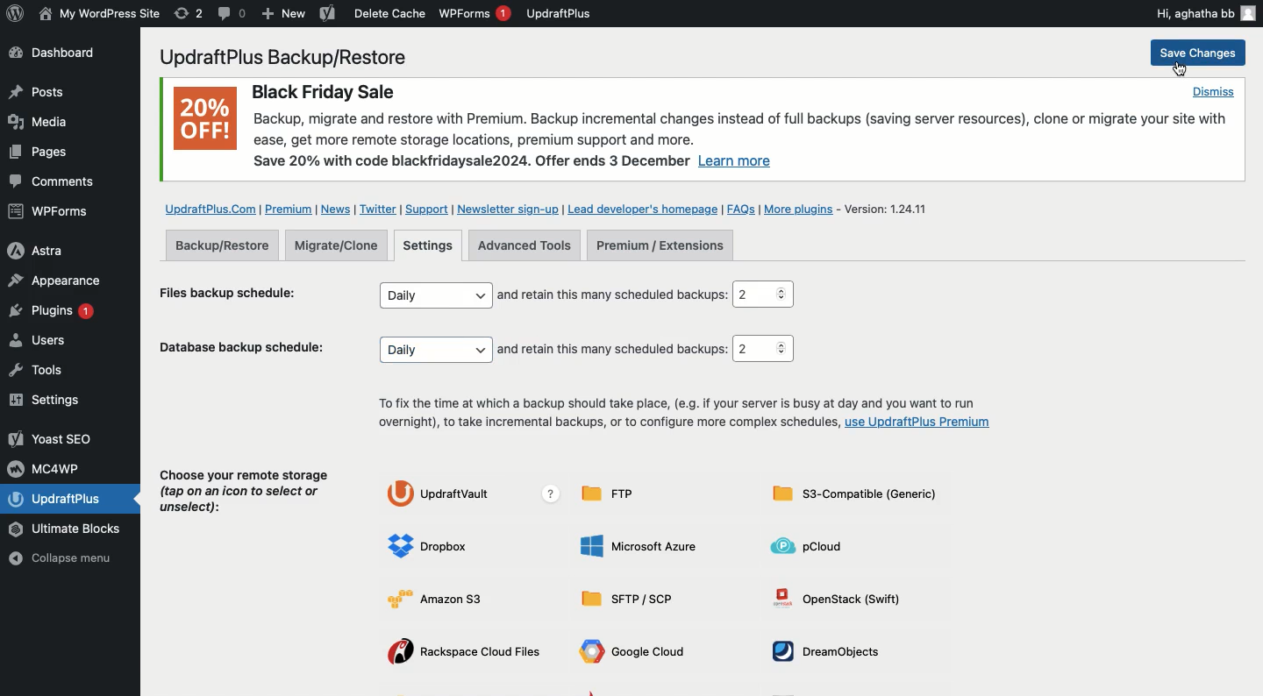 The height and width of the screenshot is (696, 1263). Describe the element at coordinates (893, 208) in the screenshot. I see `Version 1.24.11` at that location.